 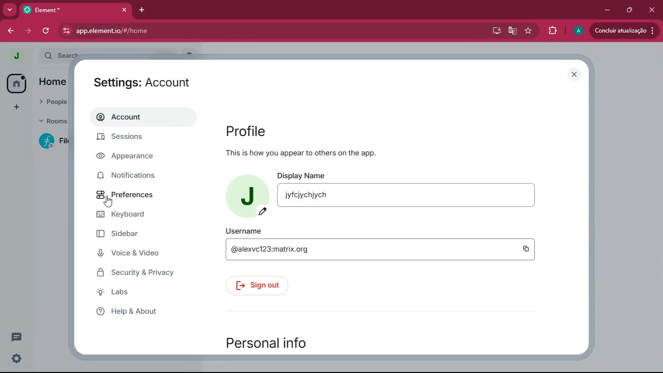 What do you see at coordinates (16, 56) in the screenshot?
I see `profile picture` at bounding box center [16, 56].